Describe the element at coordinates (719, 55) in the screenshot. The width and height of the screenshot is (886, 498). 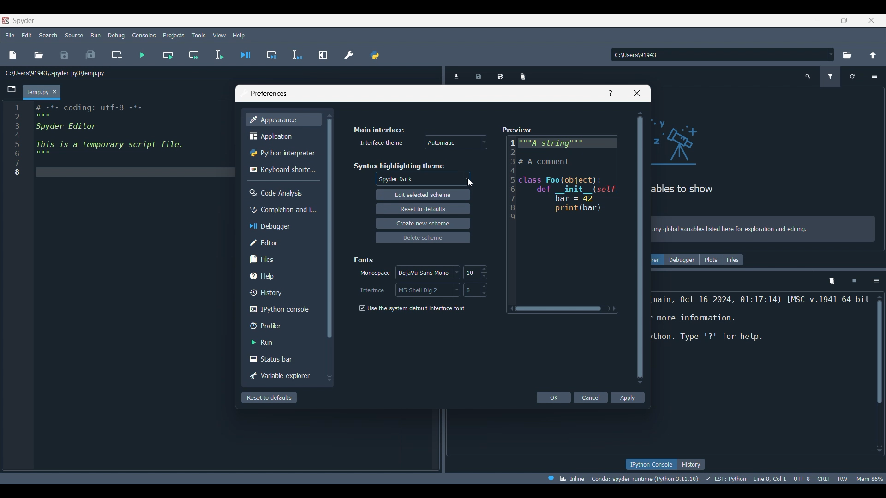
I see `Input location` at that location.